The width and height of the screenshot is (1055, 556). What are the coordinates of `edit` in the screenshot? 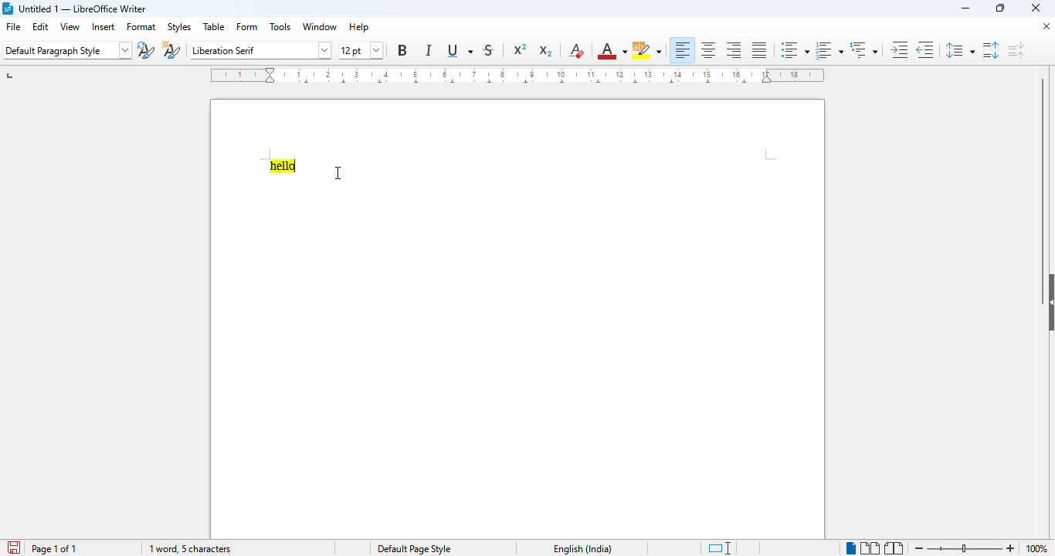 It's located at (41, 26).